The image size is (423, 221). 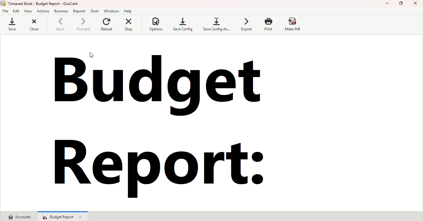 What do you see at coordinates (17, 217) in the screenshot?
I see `Accounts` at bounding box center [17, 217].